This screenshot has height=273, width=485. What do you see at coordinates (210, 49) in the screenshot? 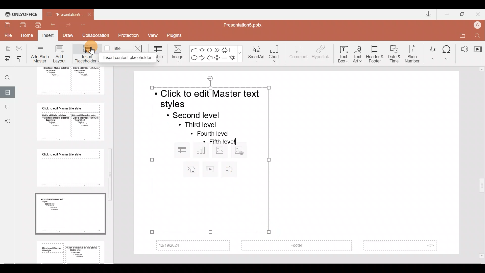
I see `Flowchart-connector` at bounding box center [210, 49].